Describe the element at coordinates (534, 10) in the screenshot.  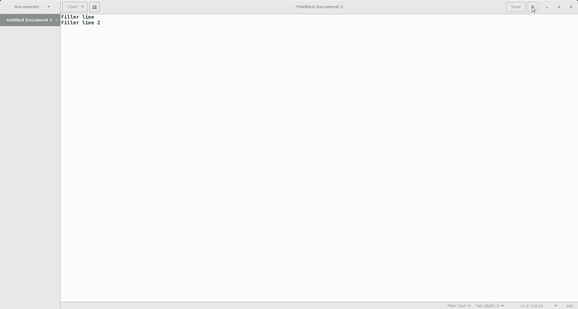
I see `Cursor` at that location.